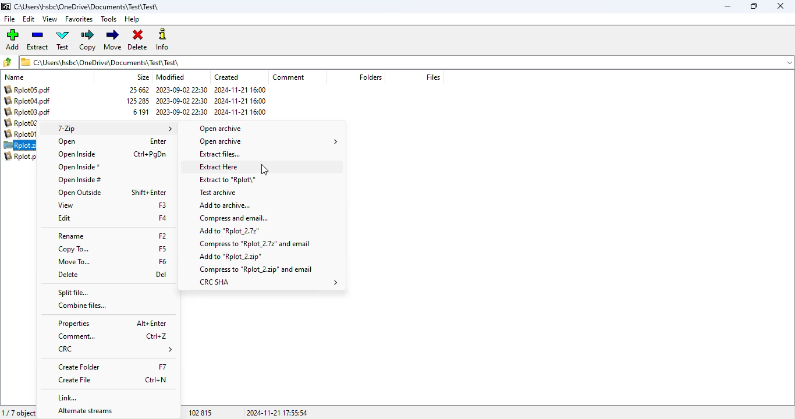 The height and width of the screenshot is (419, 795). Describe the element at coordinates (87, 7) in the screenshot. I see `C:\Users\hsbc\OneDrive\Documents\Test\Test\` at that location.